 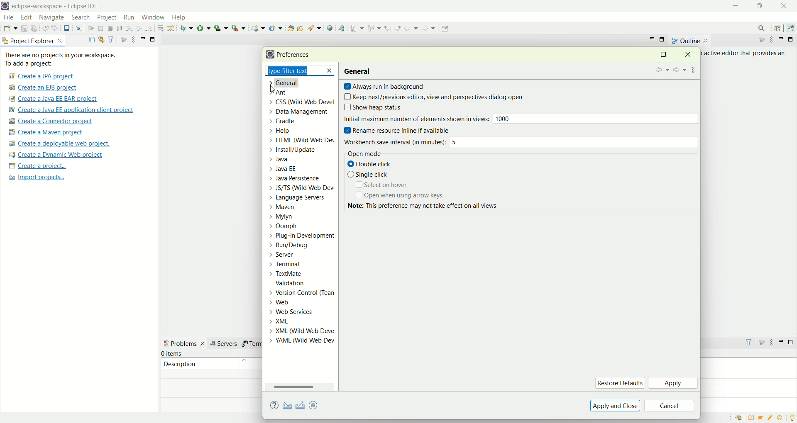 What do you see at coordinates (60, 144) in the screenshot?
I see `create a deployable web project` at bounding box center [60, 144].